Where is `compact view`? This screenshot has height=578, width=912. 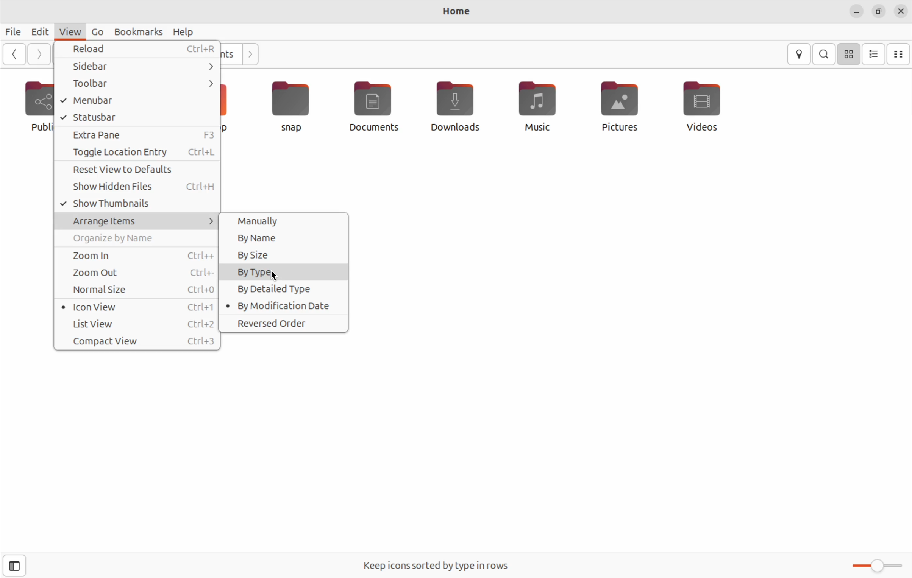 compact view is located at coordinates (900, 53).